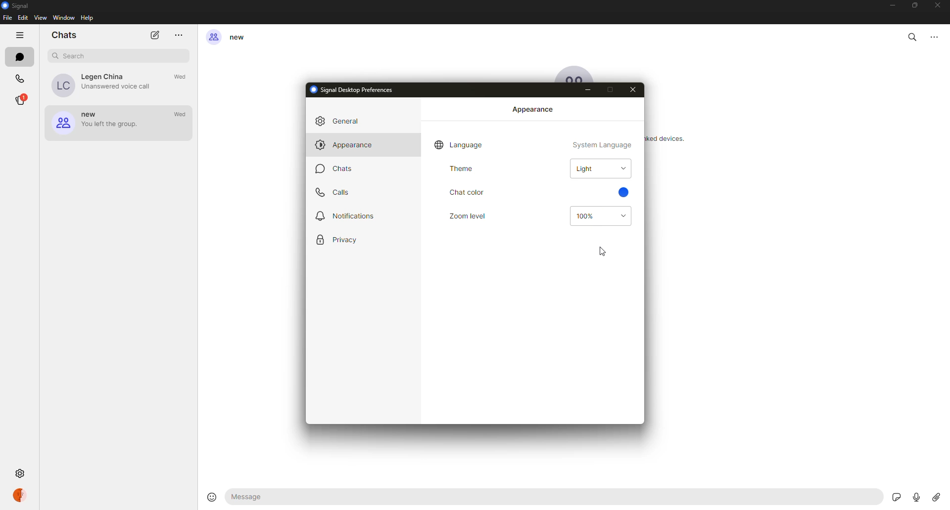  What do you see at coordinates (622, 193) in the screenshot?
I see `blue` at bounding box center [622, 193].